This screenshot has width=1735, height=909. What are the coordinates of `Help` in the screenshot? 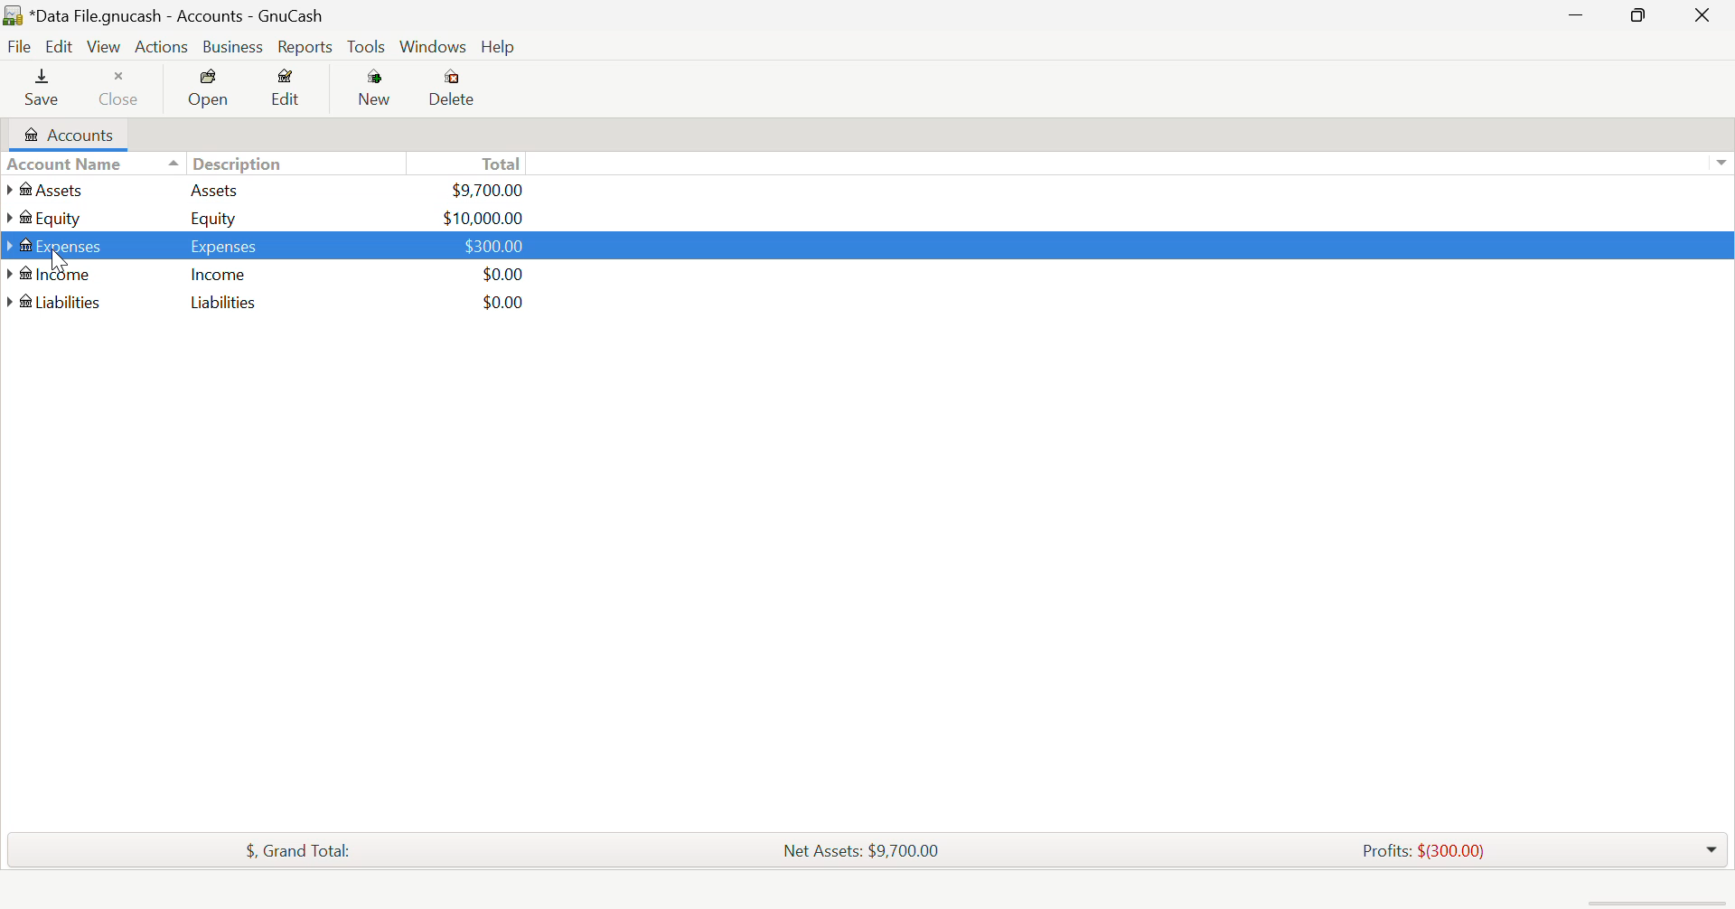 It's located at (498, 47).